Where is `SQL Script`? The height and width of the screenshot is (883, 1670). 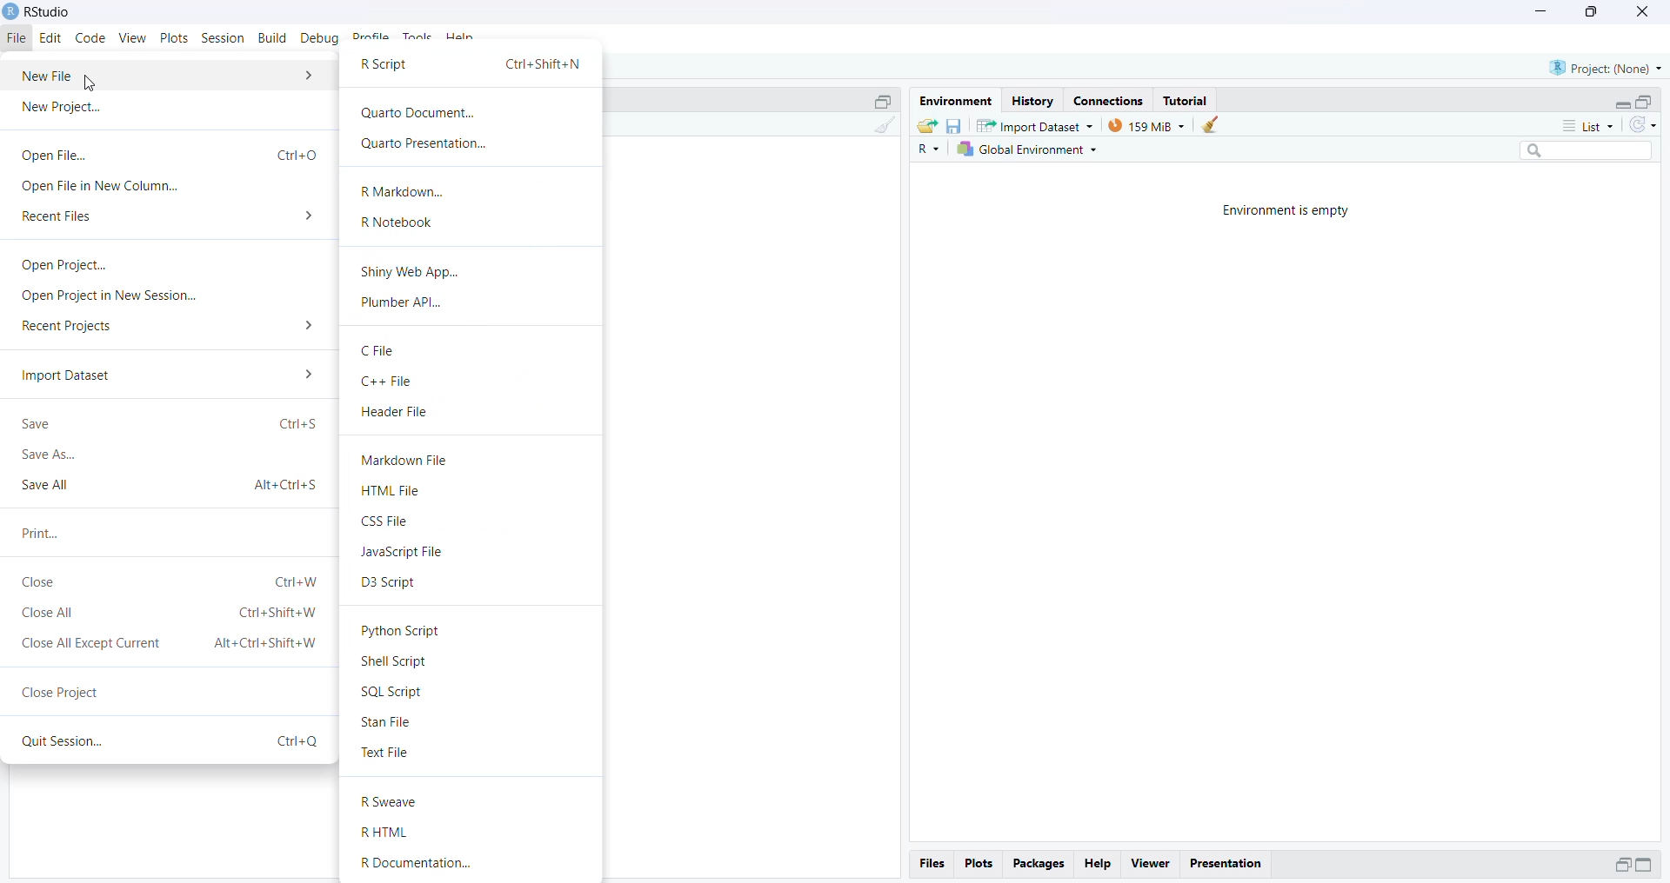 SQL Script is located at coordinates (394, 692).